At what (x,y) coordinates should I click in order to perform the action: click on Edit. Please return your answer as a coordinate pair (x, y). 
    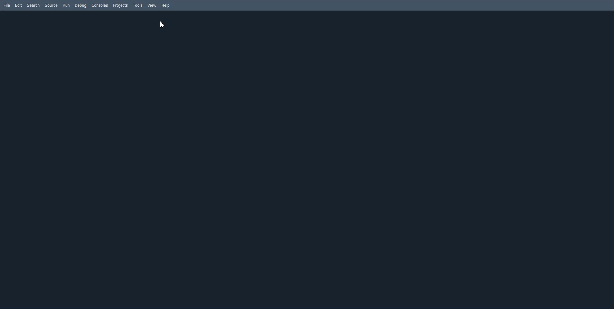
    Looking at the image, I should click on (19, 5).